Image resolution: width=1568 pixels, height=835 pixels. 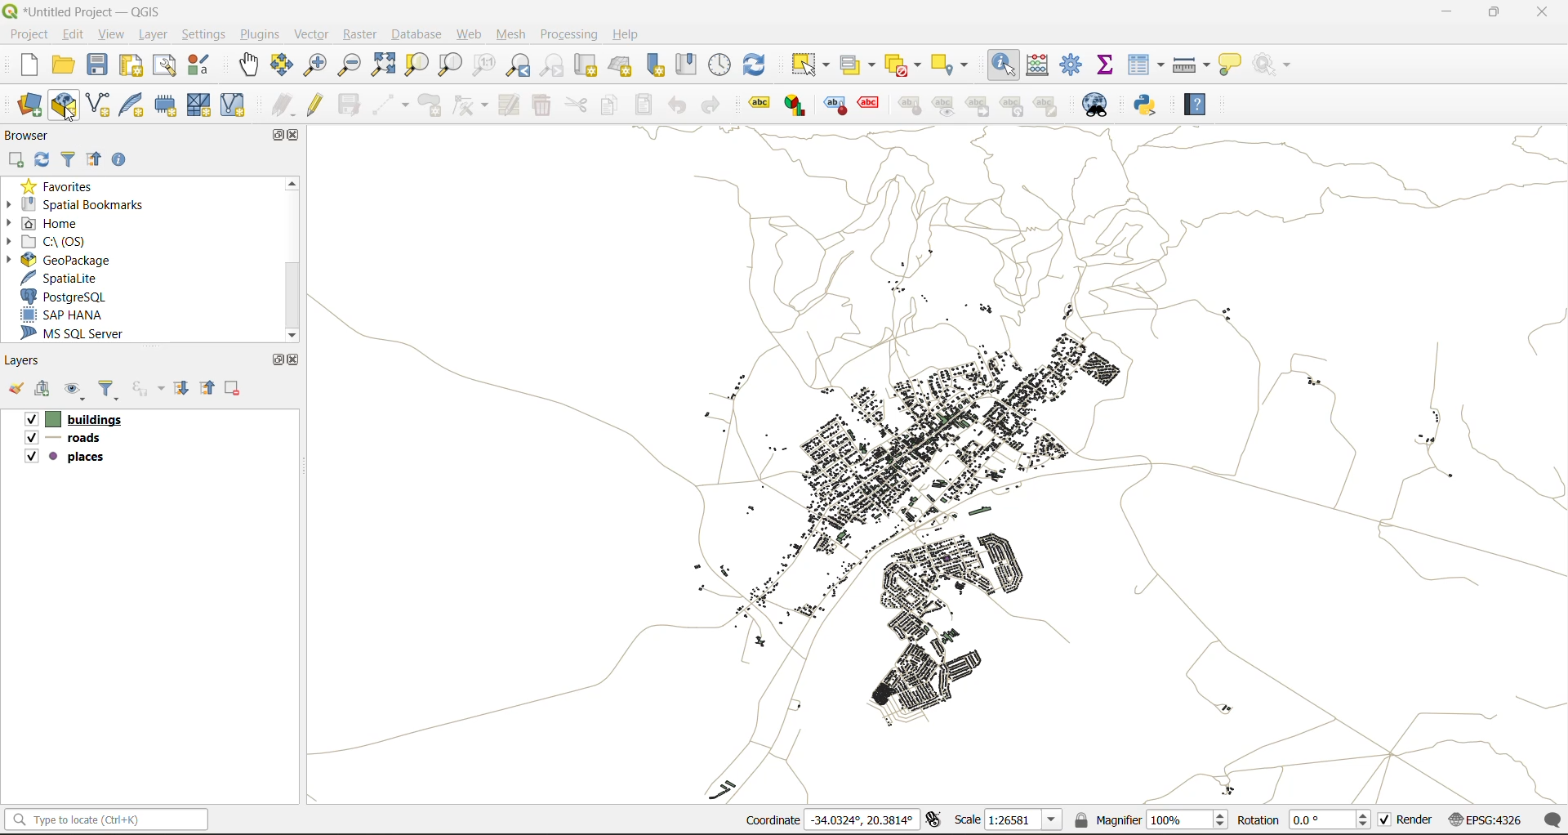 What do you see at coordinates (586, 68) in the screenshot?
I see `new map view` at bounding box center [586, 68].